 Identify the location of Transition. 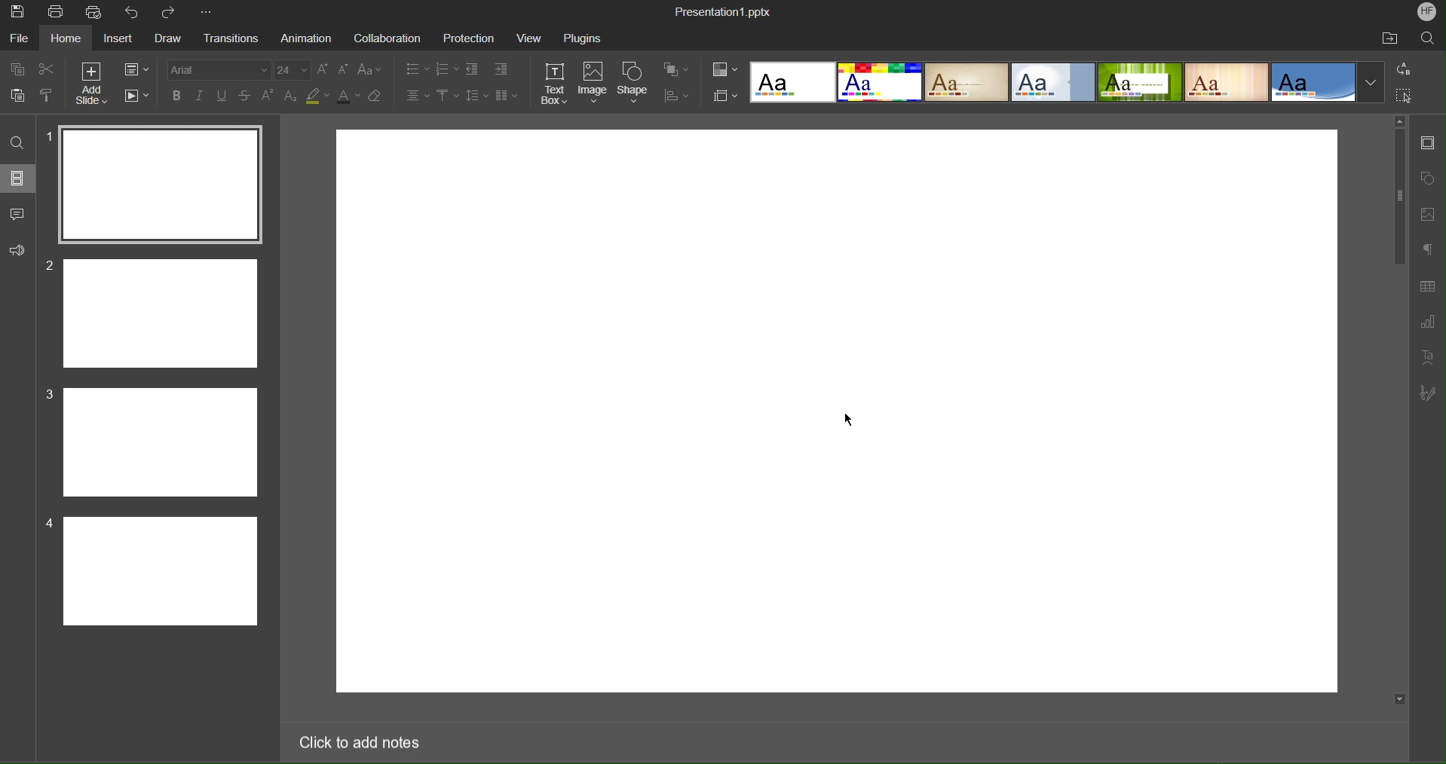
(227, 39).